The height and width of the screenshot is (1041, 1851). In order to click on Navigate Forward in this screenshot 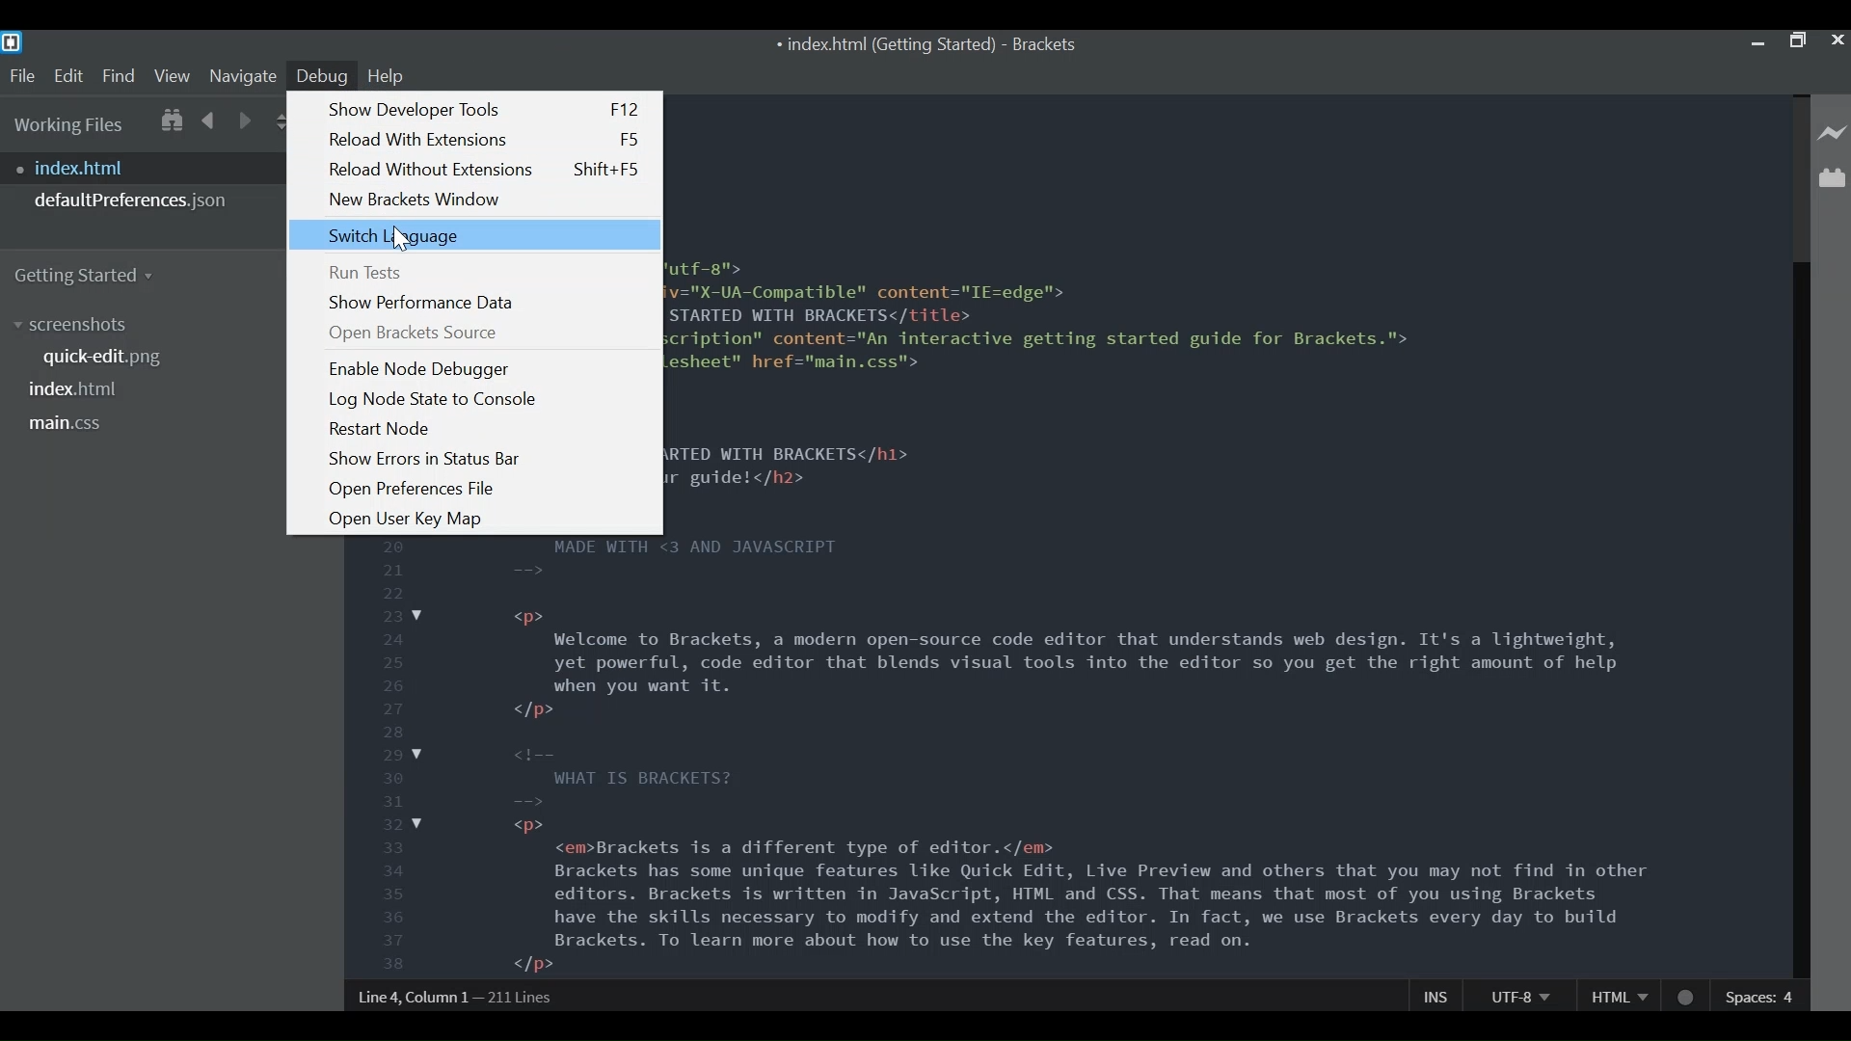, I will do `click(246, 119)`.